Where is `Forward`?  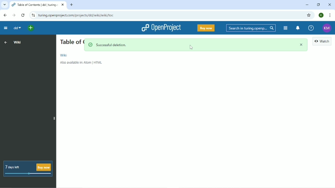
Forward is located at coordinates (14, 15).